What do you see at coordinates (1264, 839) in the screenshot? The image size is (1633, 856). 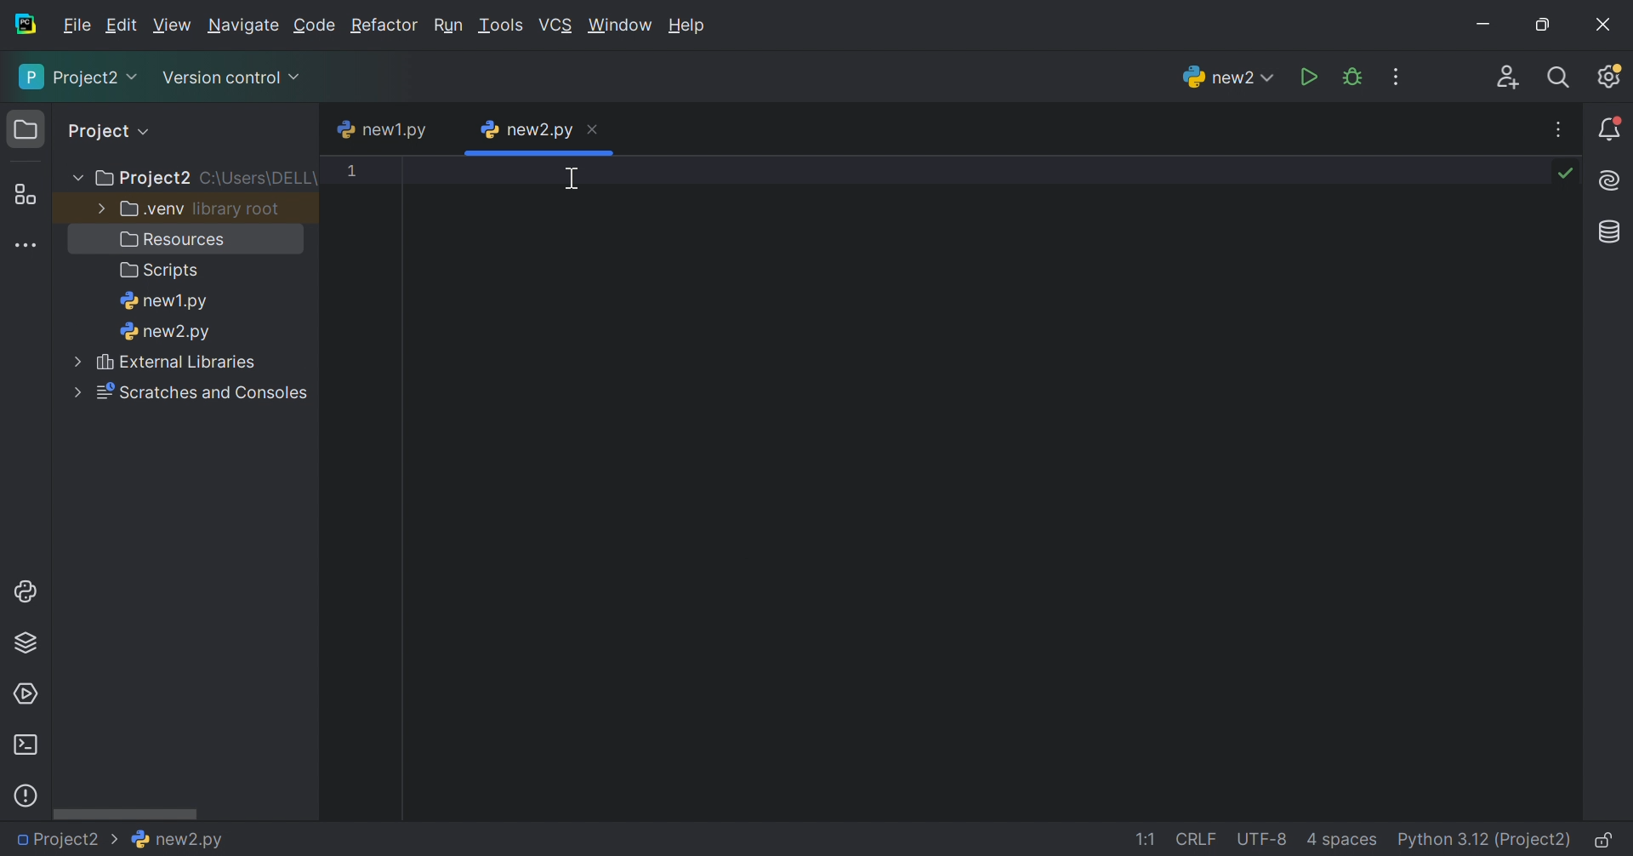 I see `UTF-8` at bounding box center [1264, 839].